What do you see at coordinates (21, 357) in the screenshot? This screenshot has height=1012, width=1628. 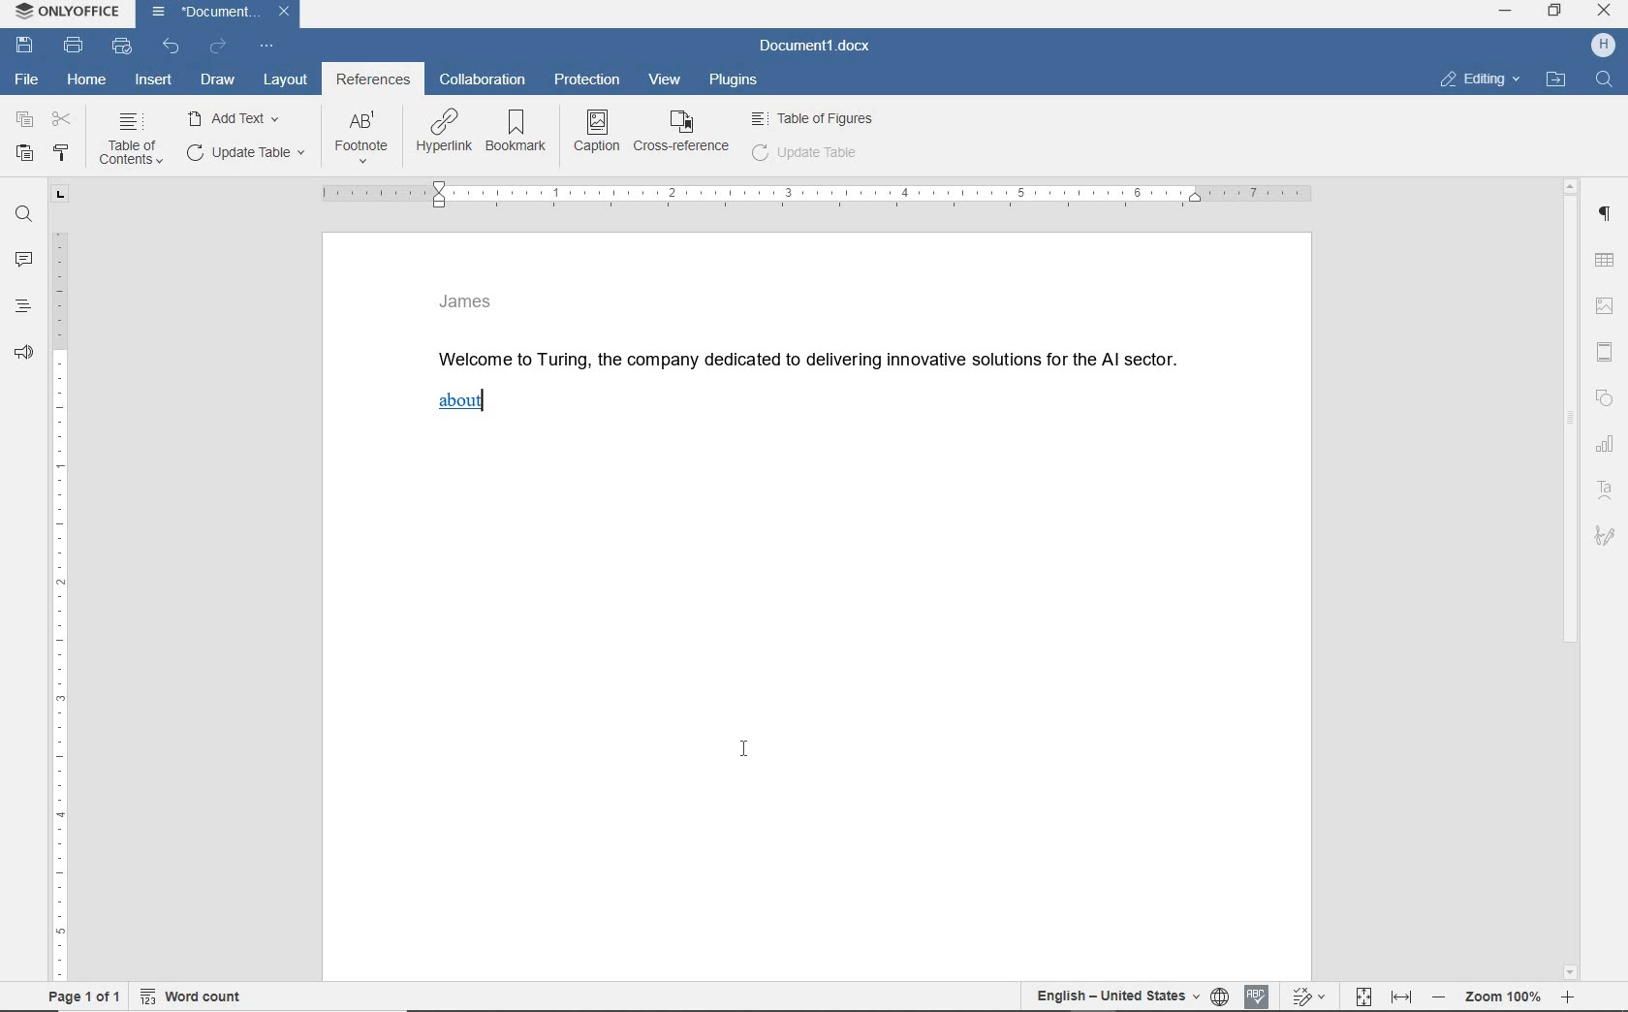 I see `feedback & support` at bounding box center [21, 357].